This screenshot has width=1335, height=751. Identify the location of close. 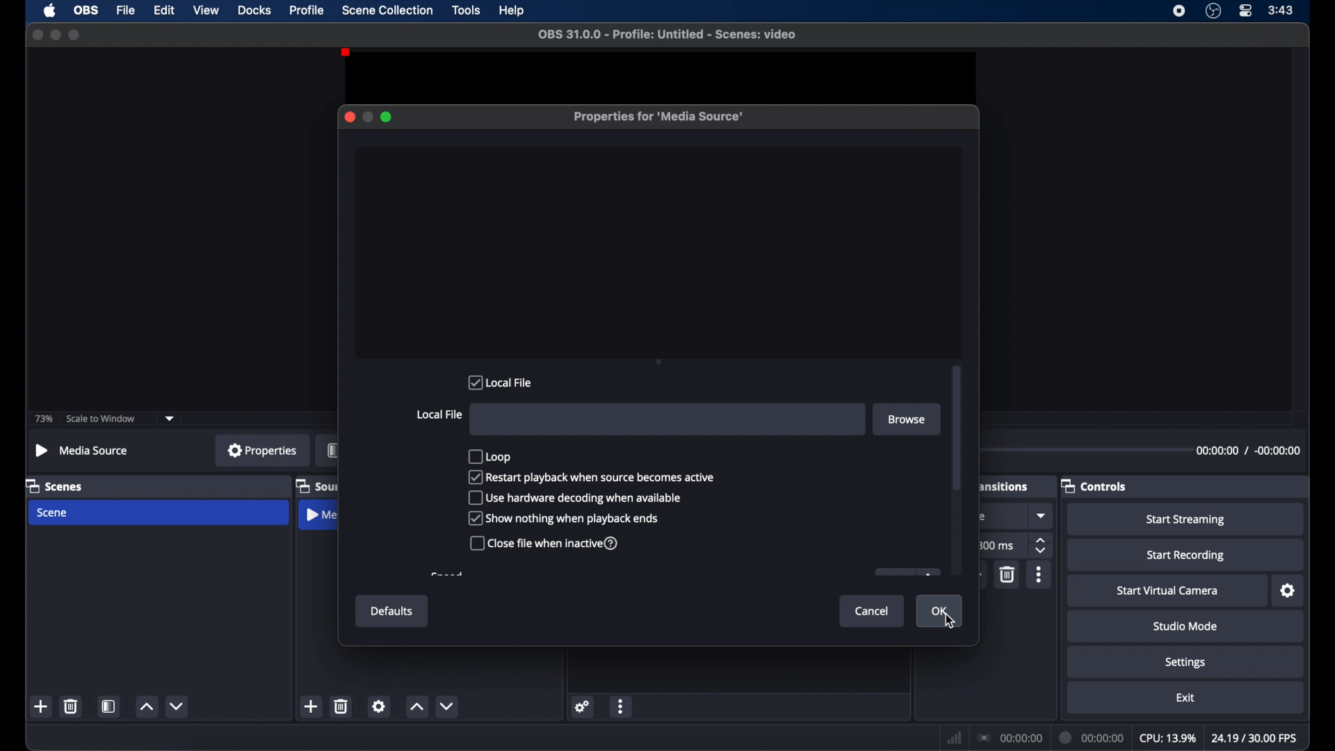
(38, 35).